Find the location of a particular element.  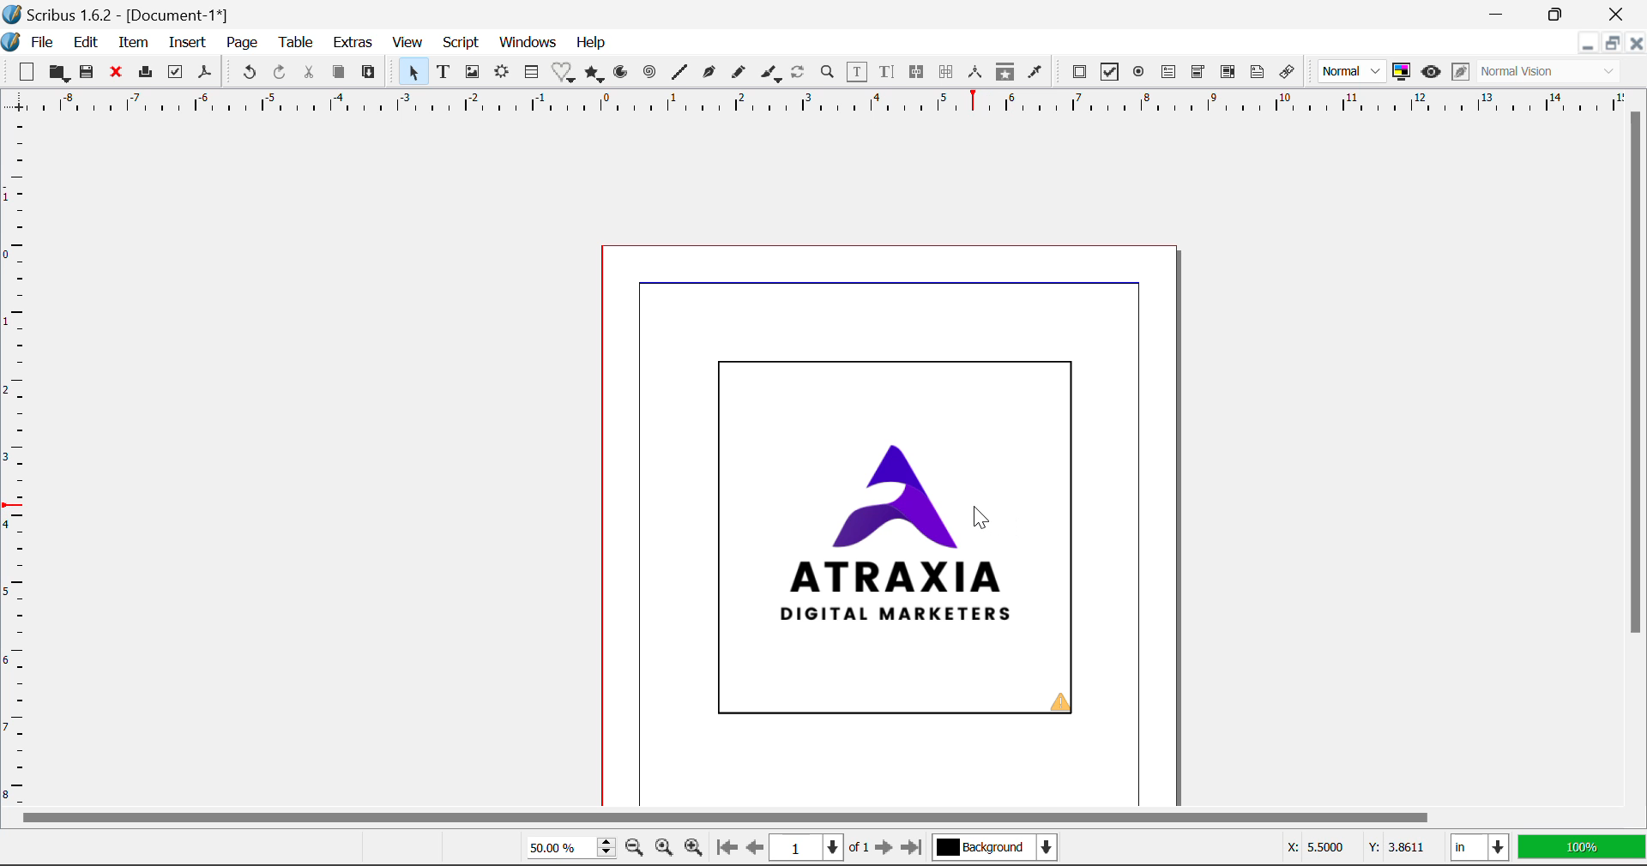

Toggle Color Management is located at coordinates (1401, 72).